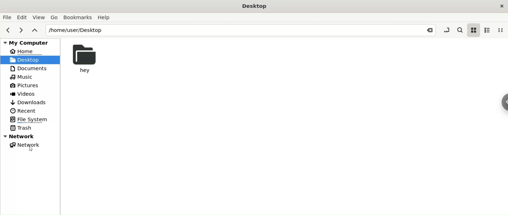 The width and height of the screenshot is (508, 215). Describe the element at coordinates (38, 17) in the screenshot. I see `View` at that location.